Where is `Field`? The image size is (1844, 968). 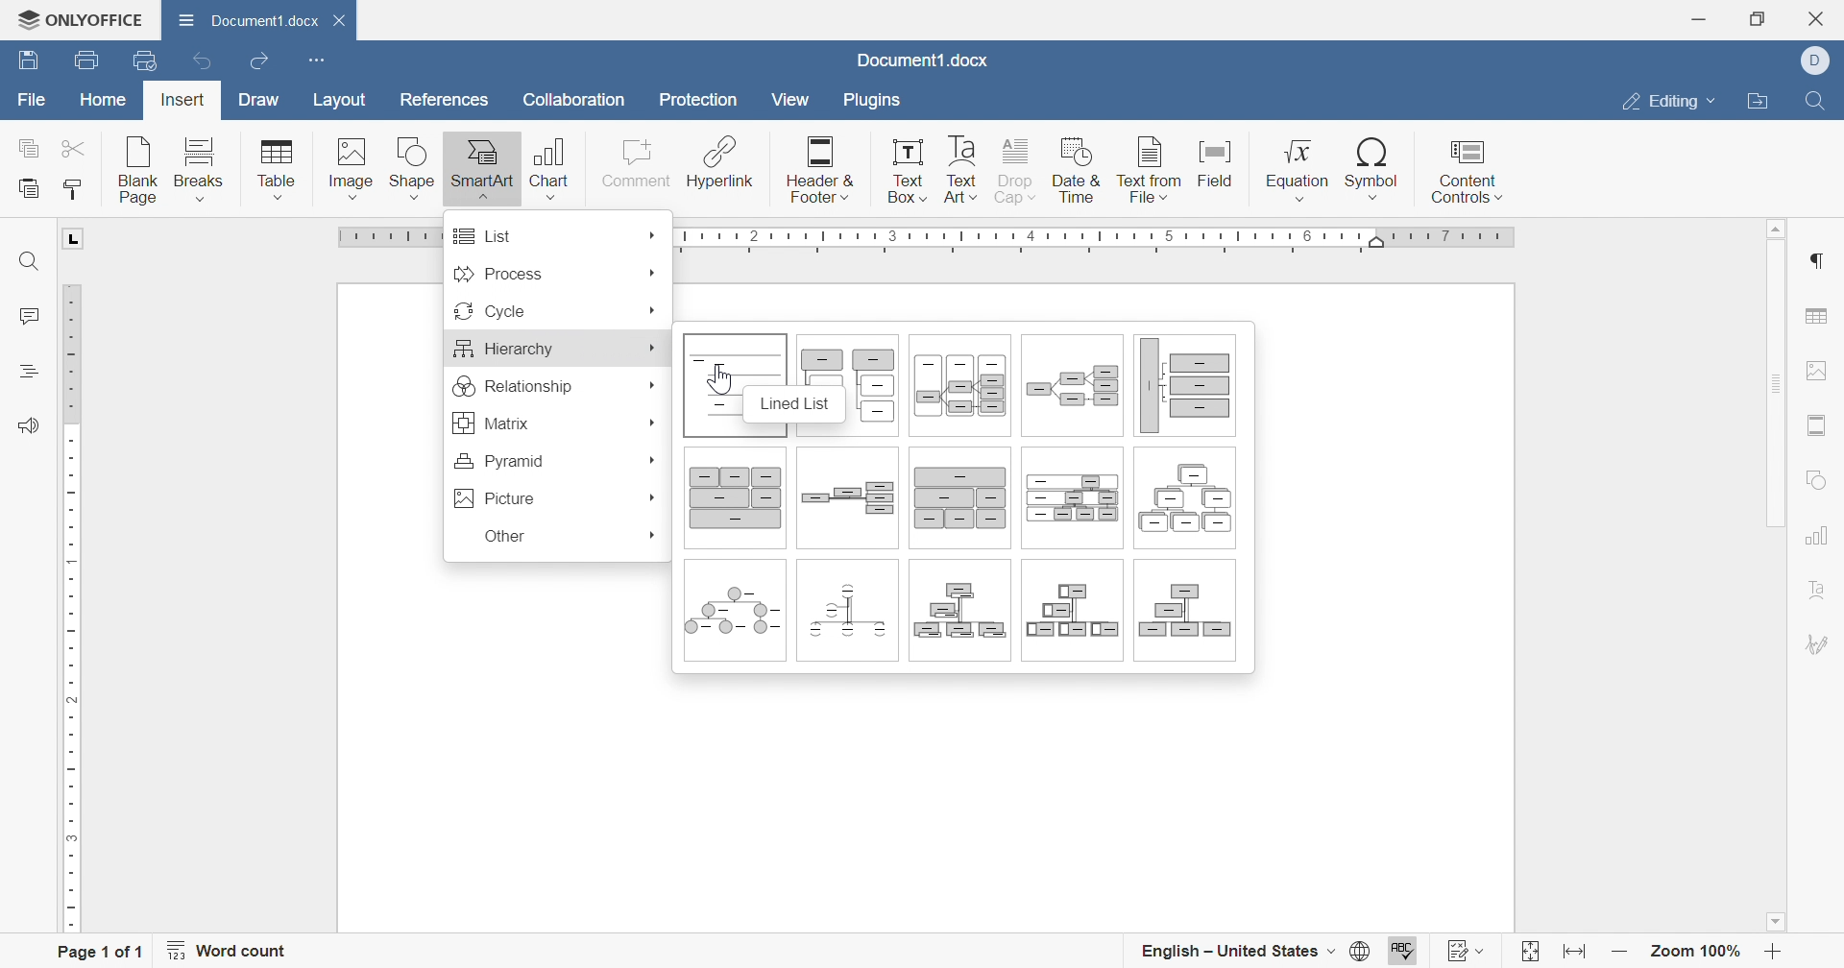 Field is located at coordinates (1217, 169).